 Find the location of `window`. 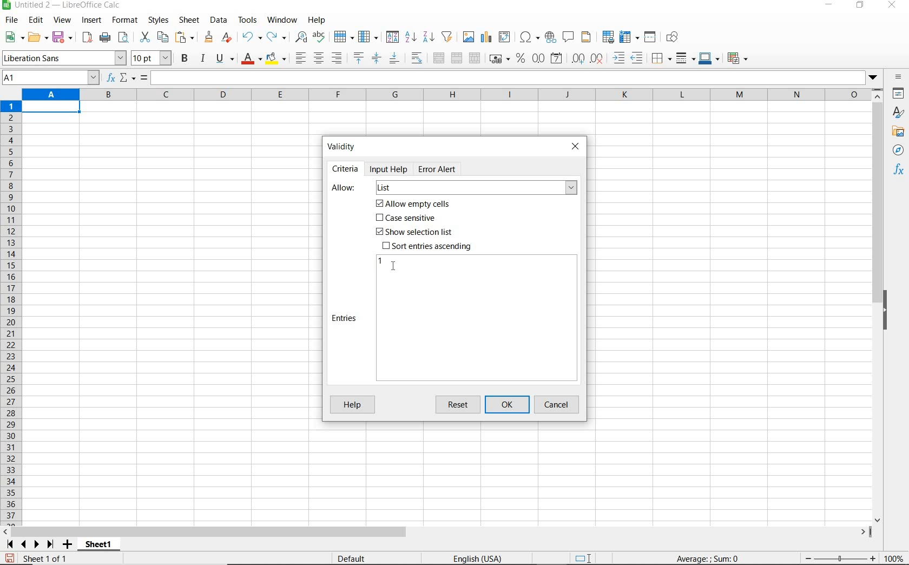

window is located at coordinates (282, 18).